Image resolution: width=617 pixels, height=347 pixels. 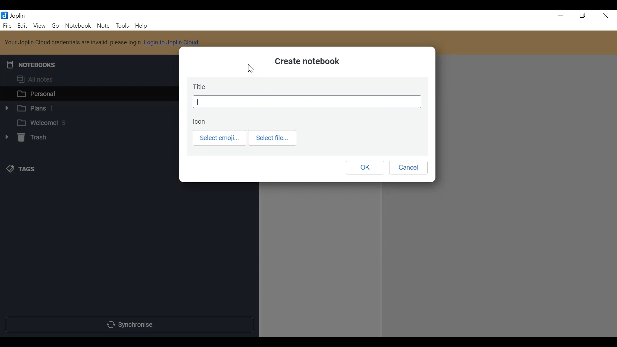 I want to click on View, so click(x=39, y=25).